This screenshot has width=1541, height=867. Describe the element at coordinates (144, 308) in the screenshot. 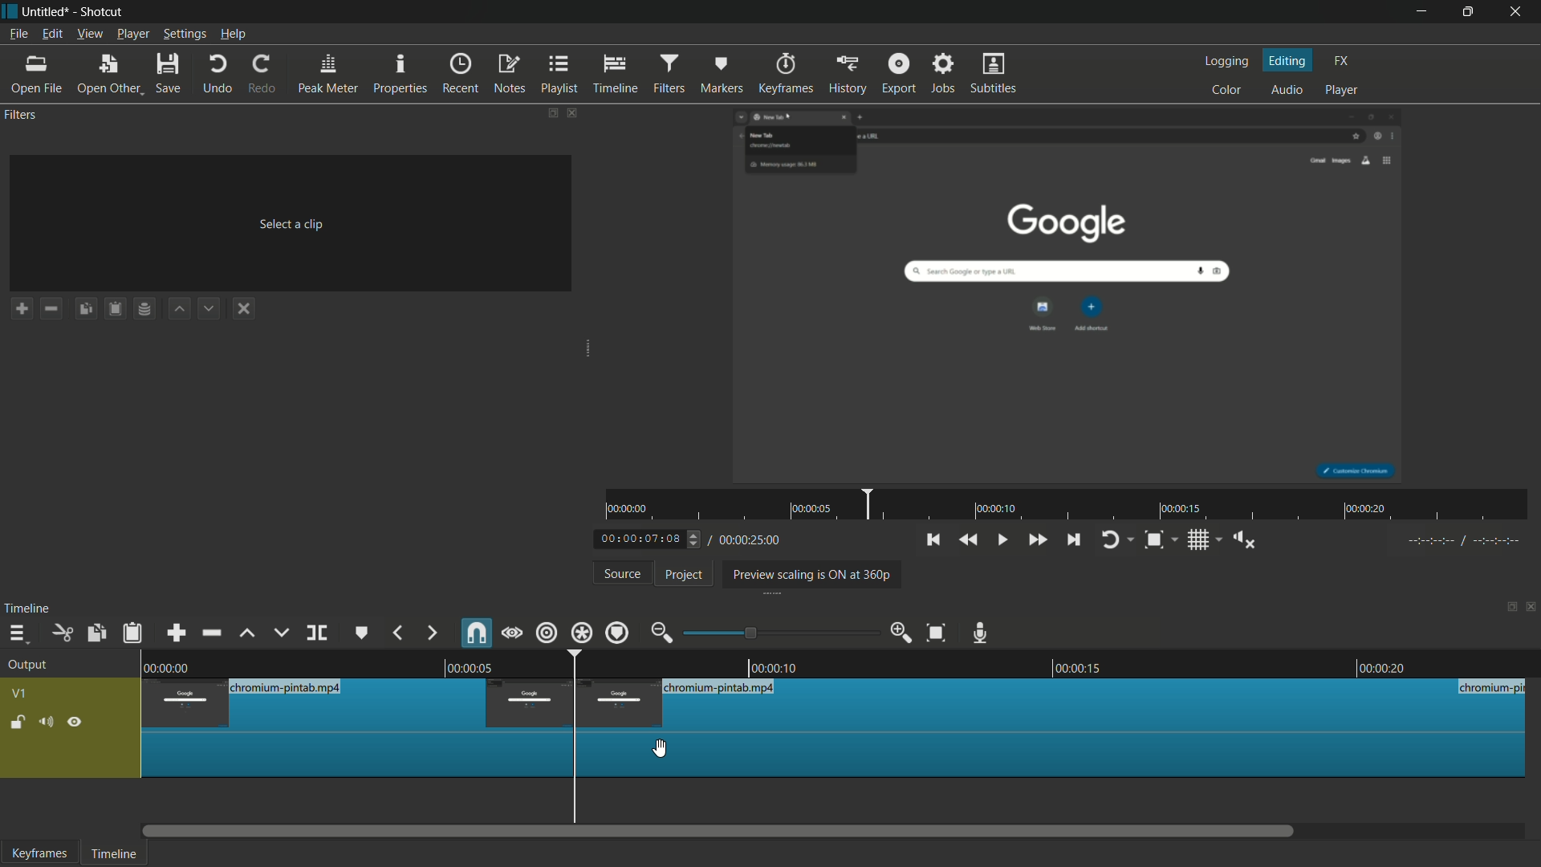

I see `save filter set` at that location.